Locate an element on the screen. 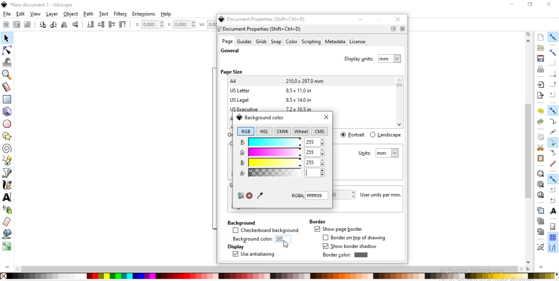  close is located at coordinates (549, 4).